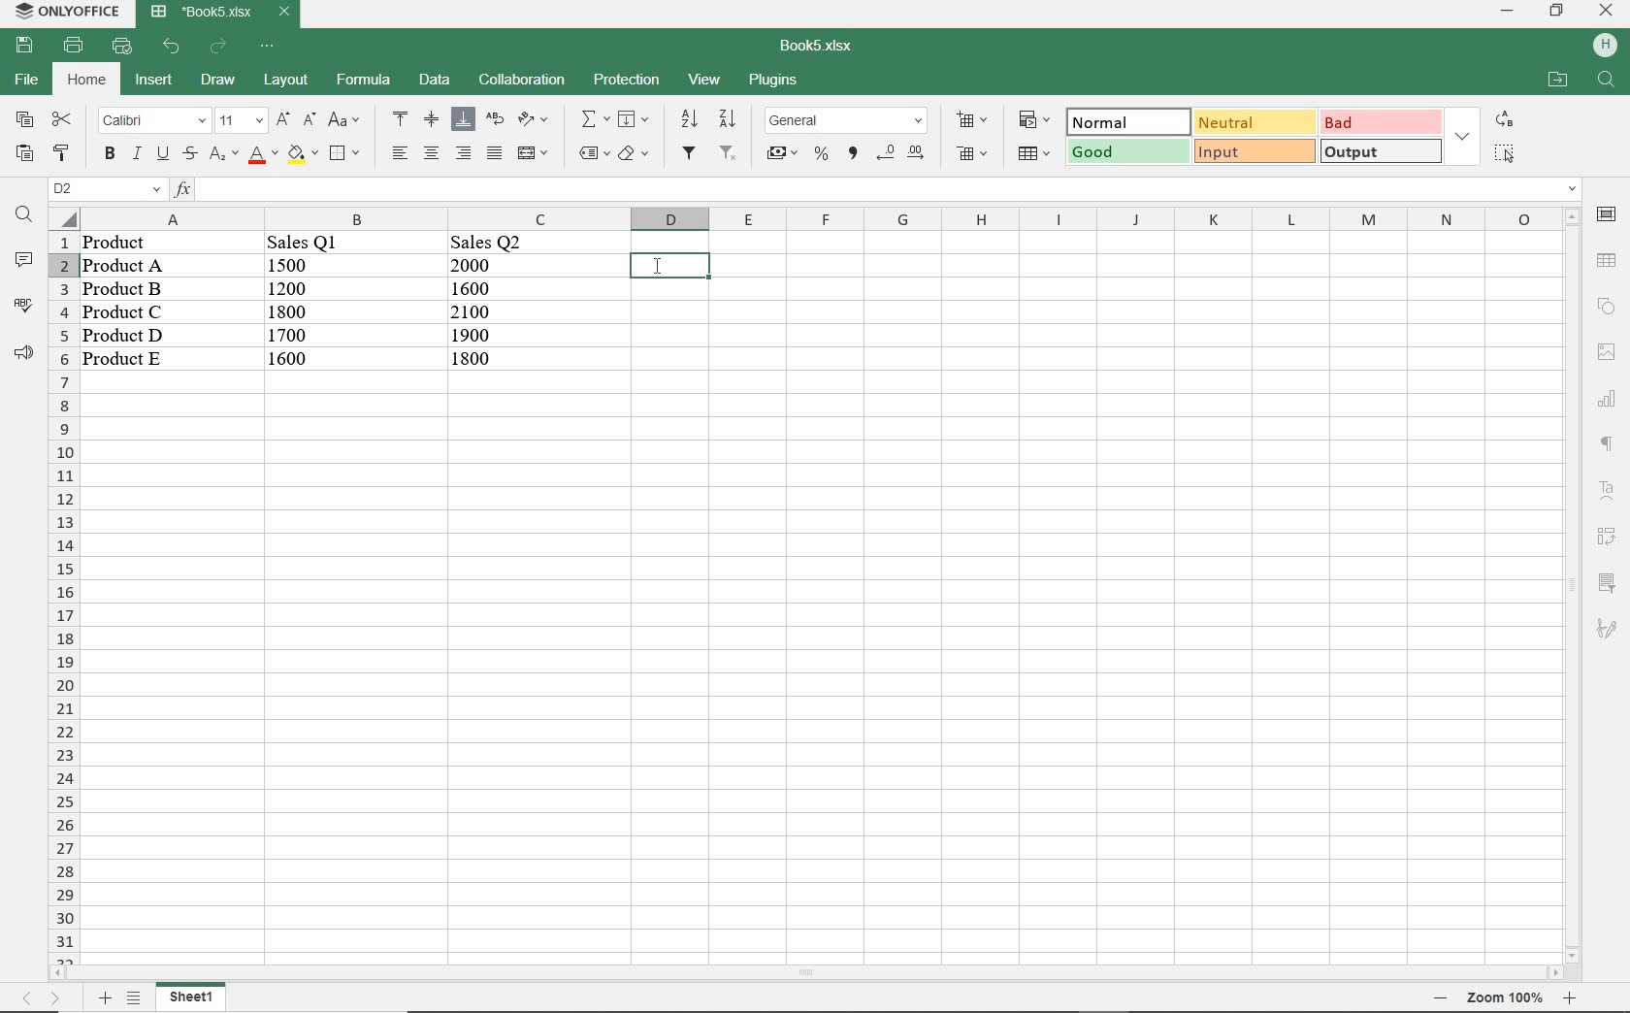 The image size is (1630, 1013). Describe the element at coordinates (1607, 445) in the screenshot. I see `paragraph settings` at that location.